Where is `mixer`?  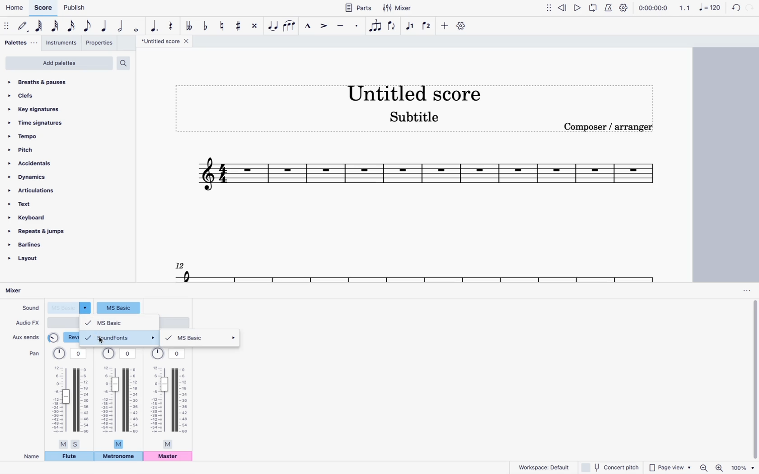 mixer is located at coordinates (399, 8).